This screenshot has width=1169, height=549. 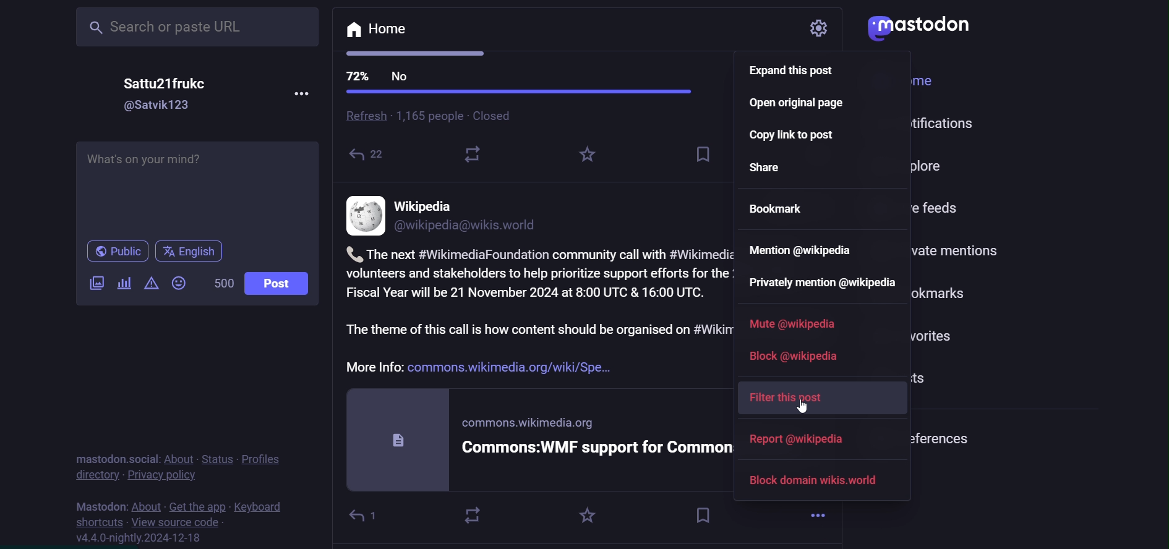 I want to click on id, so click(x=150, y=107).